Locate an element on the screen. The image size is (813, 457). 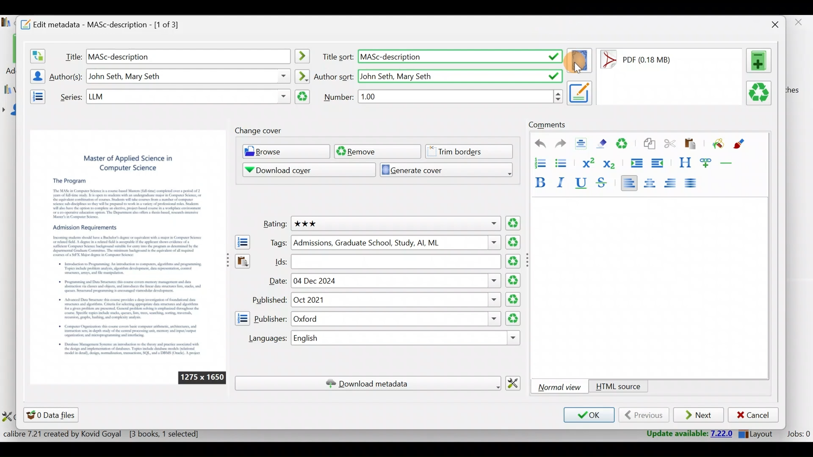
Remove the selected format from this book is located at coordinates (760, 94).